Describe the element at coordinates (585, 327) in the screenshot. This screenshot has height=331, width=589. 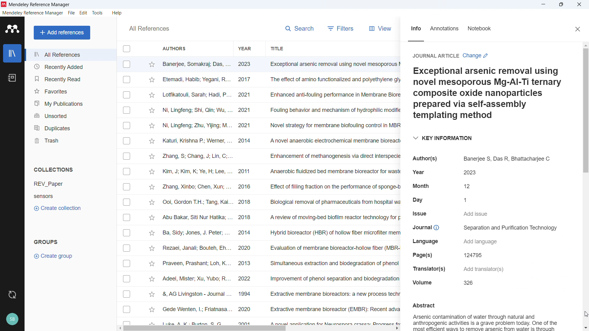
I see `Scroll down ` at that location.